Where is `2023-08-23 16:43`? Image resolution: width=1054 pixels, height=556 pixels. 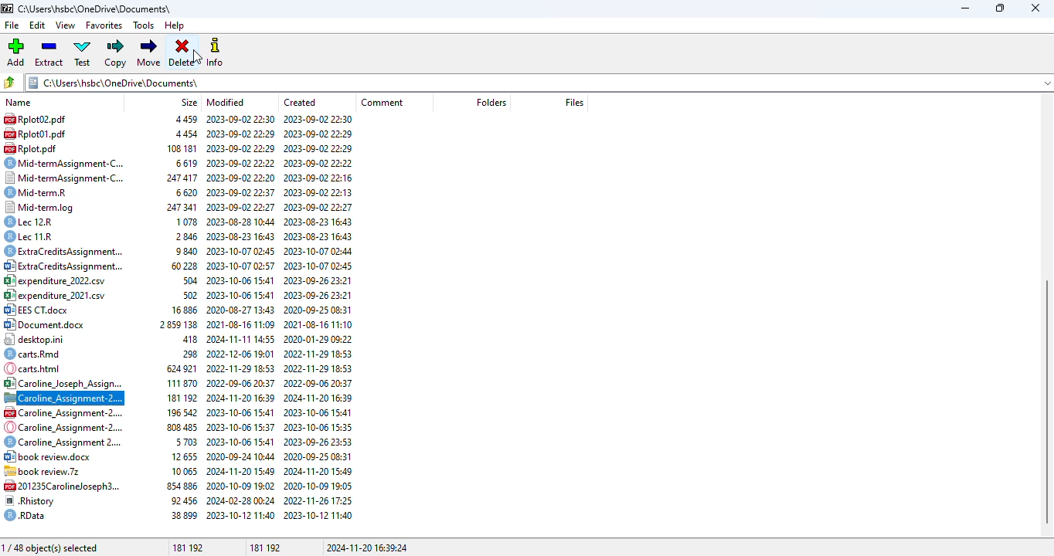
2023-08-23 16:43 is located at coordinates (241, 236).